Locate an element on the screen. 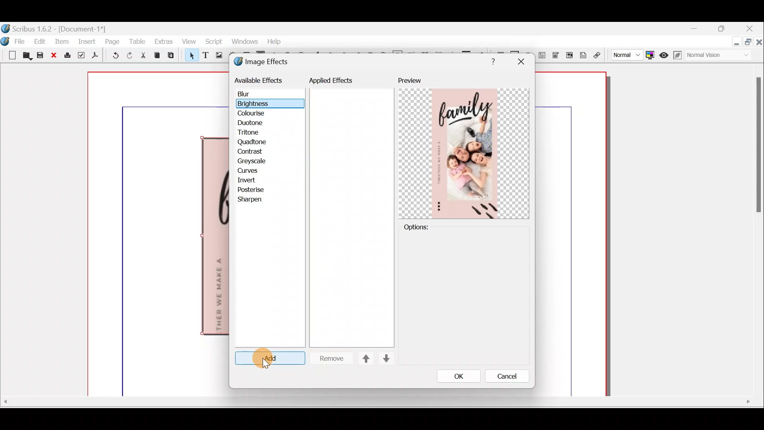 The width and height of the screenshot is (764, 430). cursor is located at coordinates (267, 364).